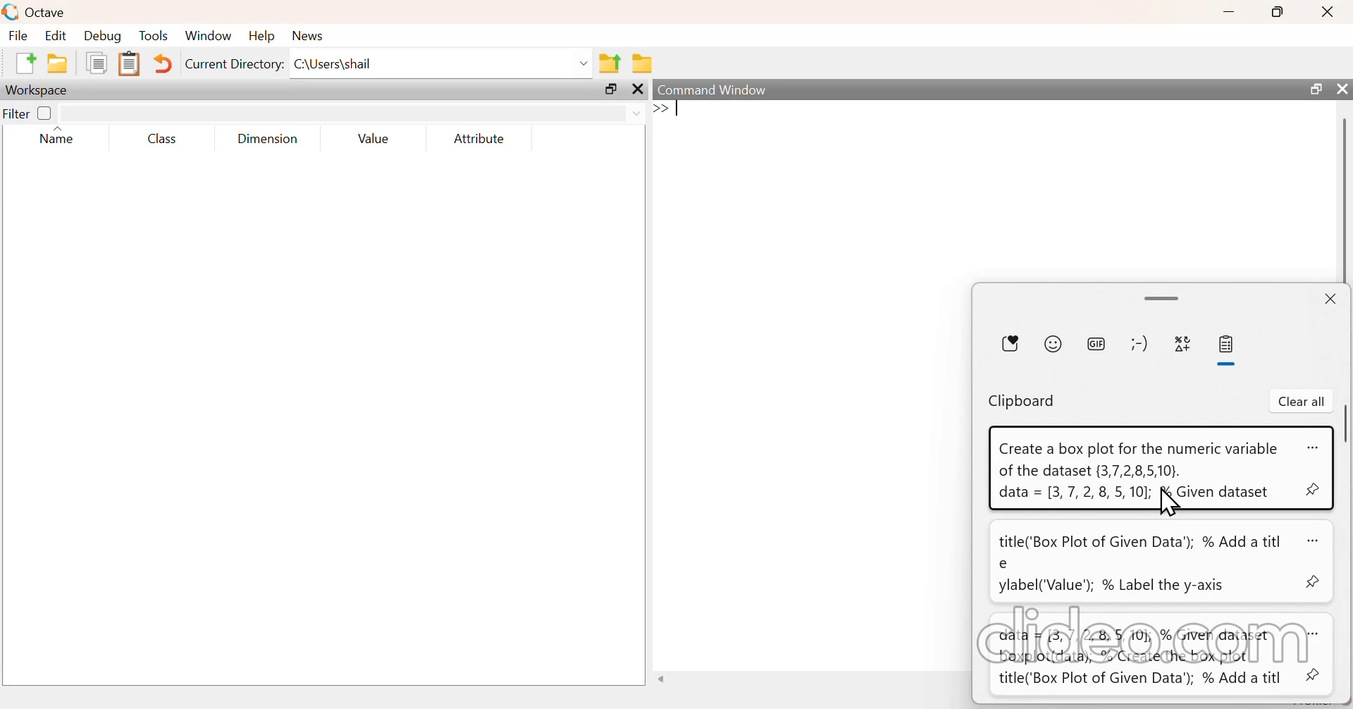  I want to click on close, so click(1343, 90).